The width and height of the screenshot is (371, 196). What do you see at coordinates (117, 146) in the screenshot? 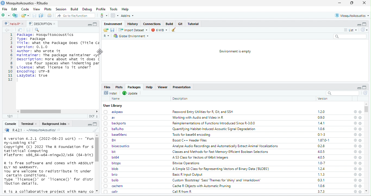
I see `bioacoustics` at bounding box center [117, 146].